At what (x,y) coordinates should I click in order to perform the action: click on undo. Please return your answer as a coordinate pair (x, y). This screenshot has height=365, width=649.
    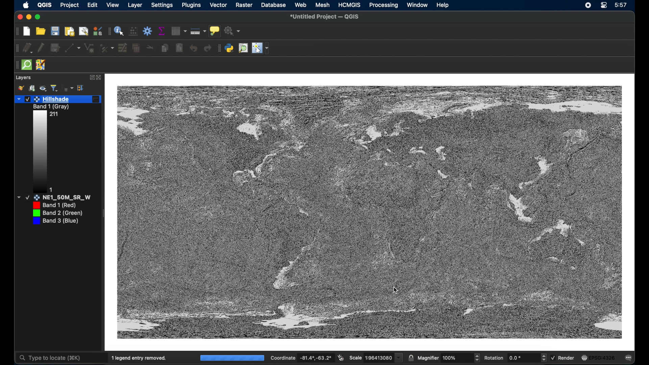
    Looking at the image, I should click on (193, 48).